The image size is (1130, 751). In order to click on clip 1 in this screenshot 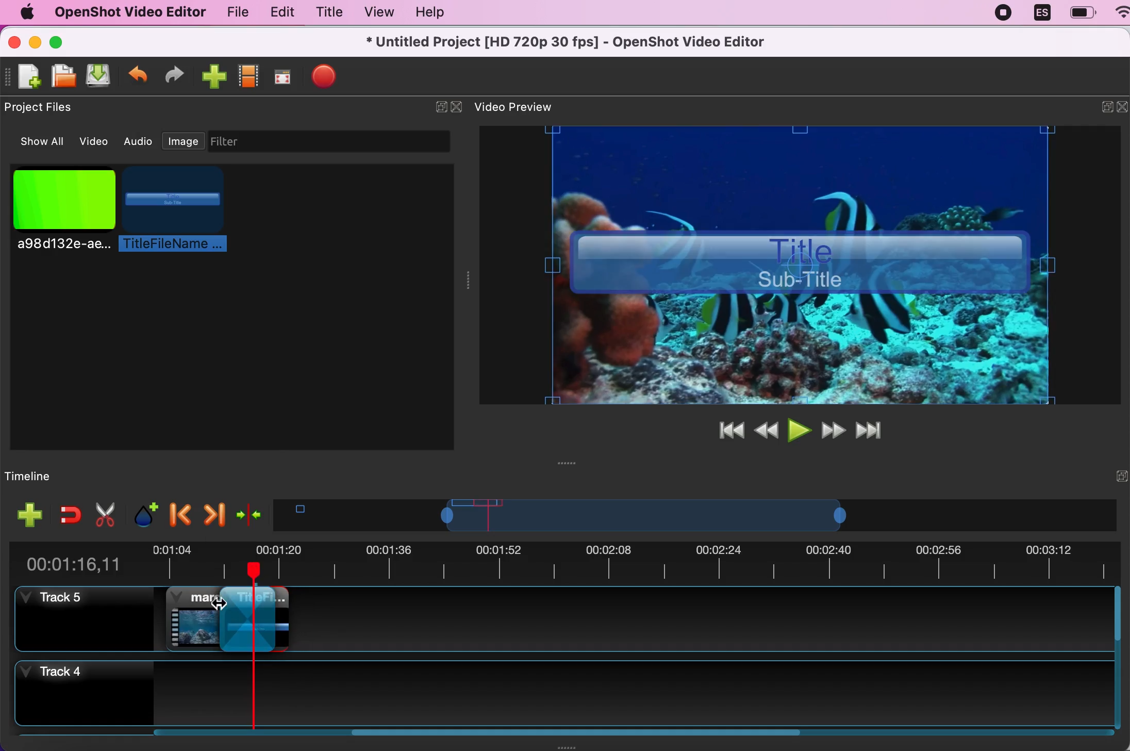, I will do `click(204, 618)`.